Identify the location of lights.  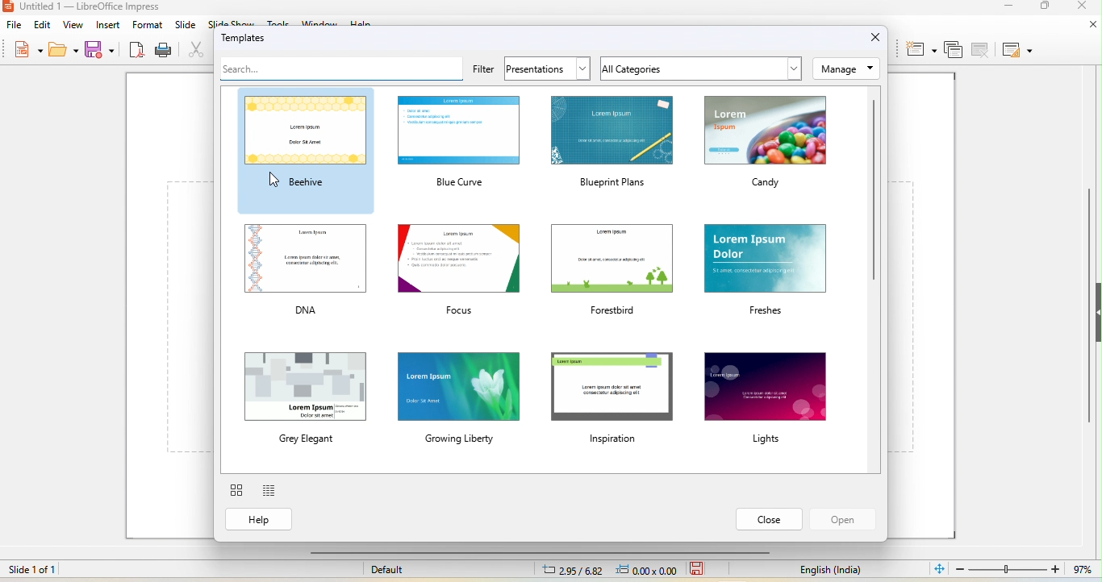
(767, 397).